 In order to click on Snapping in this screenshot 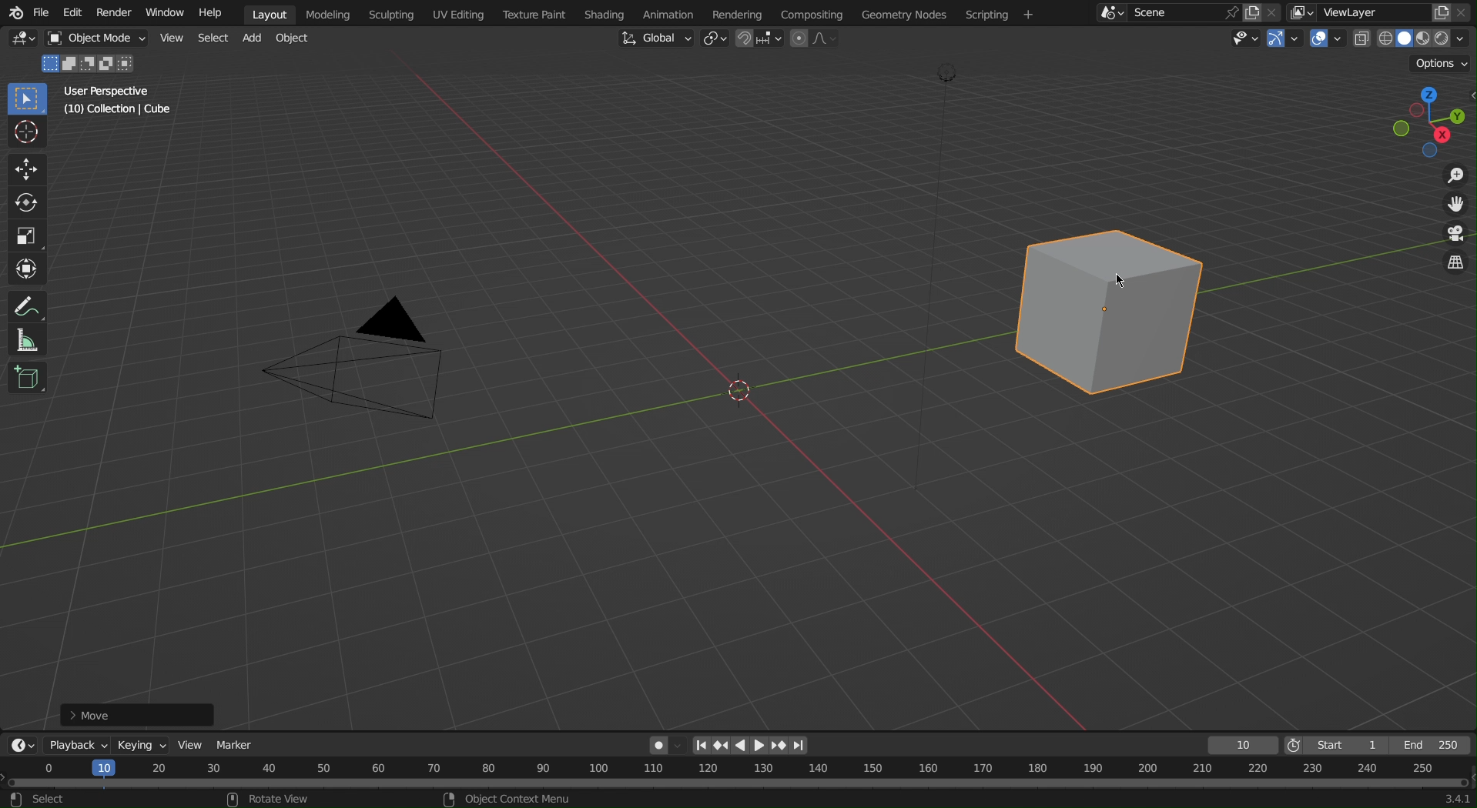, I will do `click(760, 38)`.